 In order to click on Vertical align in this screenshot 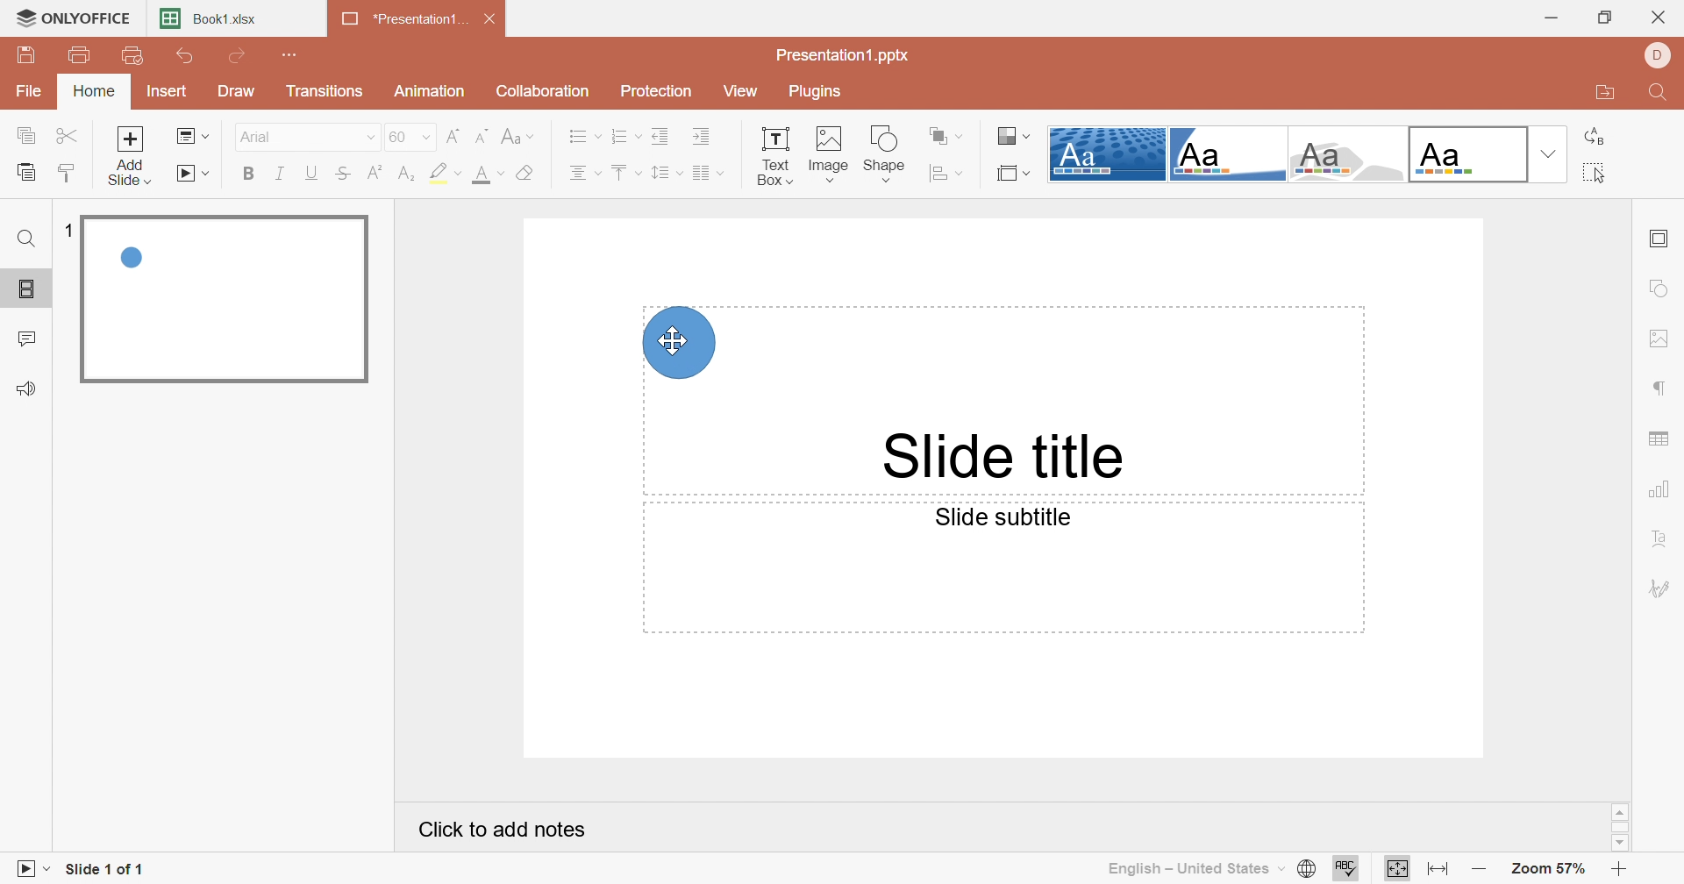, I will do `click(625, 173)`.